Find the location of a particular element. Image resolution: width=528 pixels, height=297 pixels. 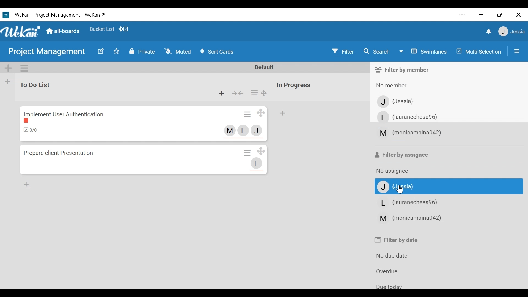

Add card to top of the list is located at coordinates (219, 93).